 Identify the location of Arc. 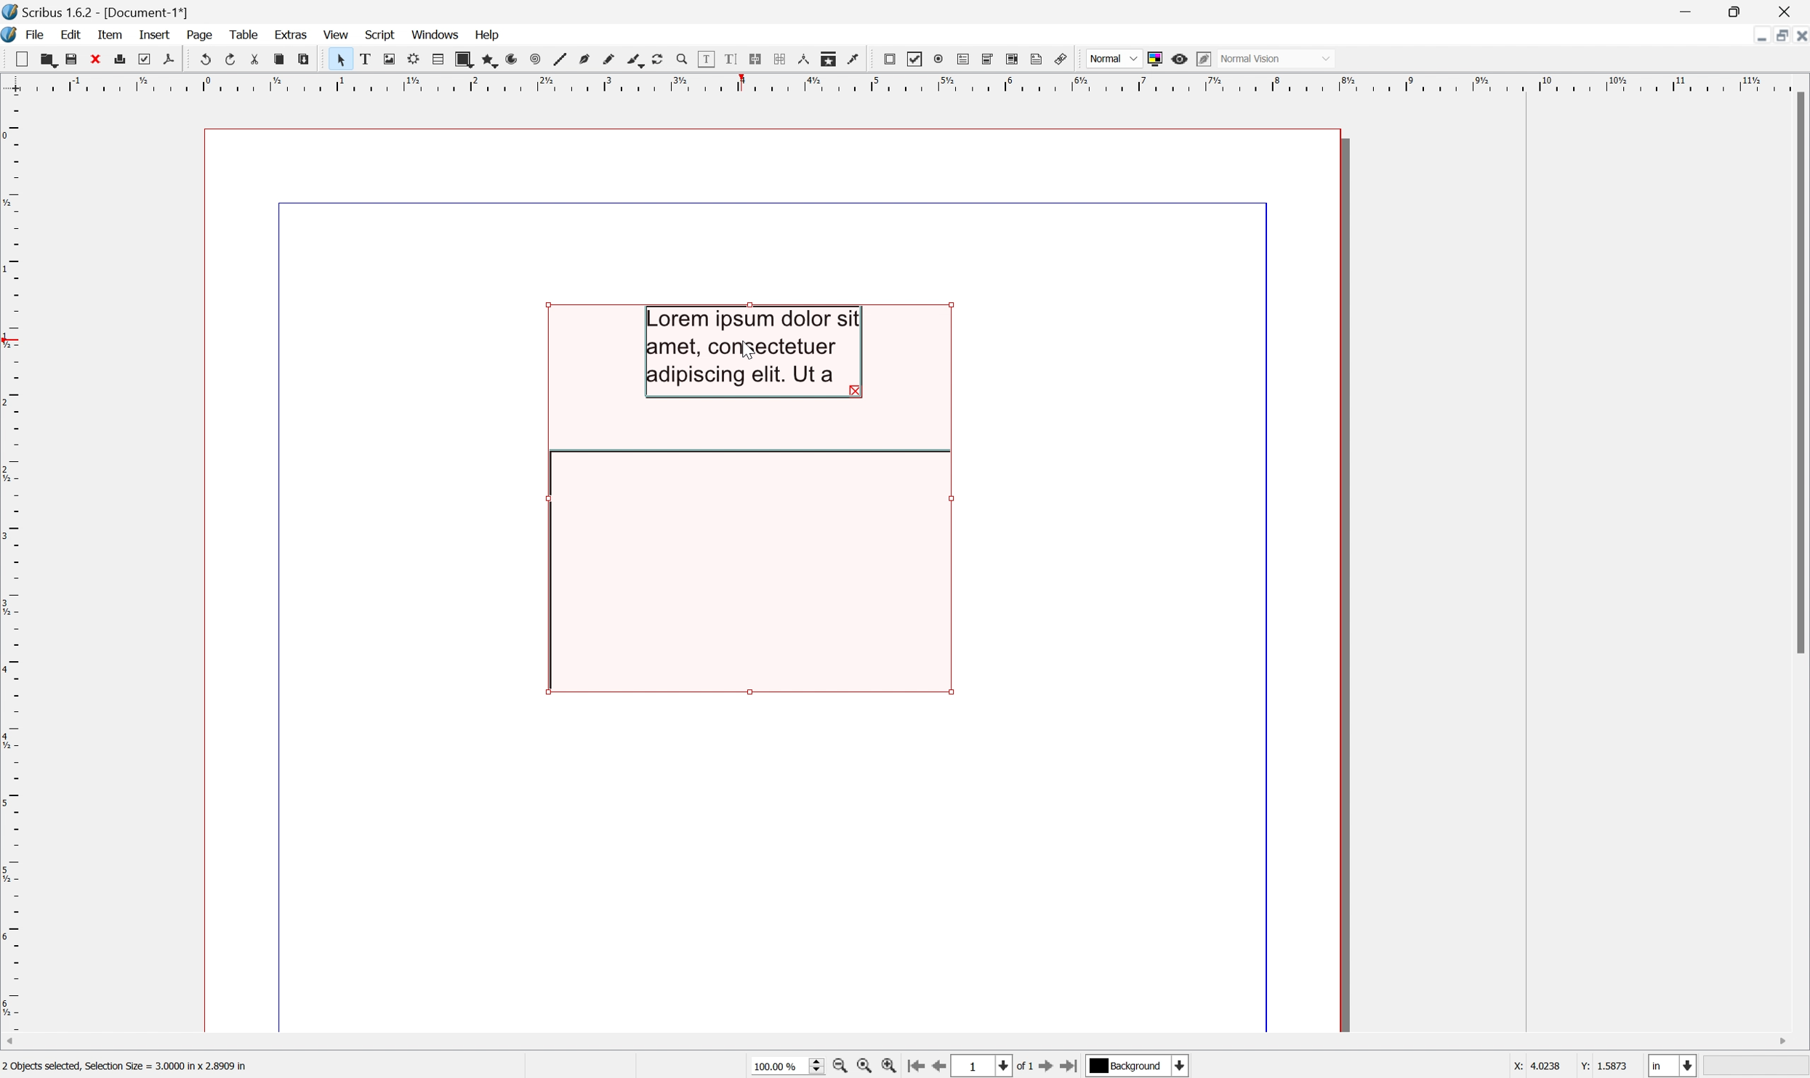
(512, 60).